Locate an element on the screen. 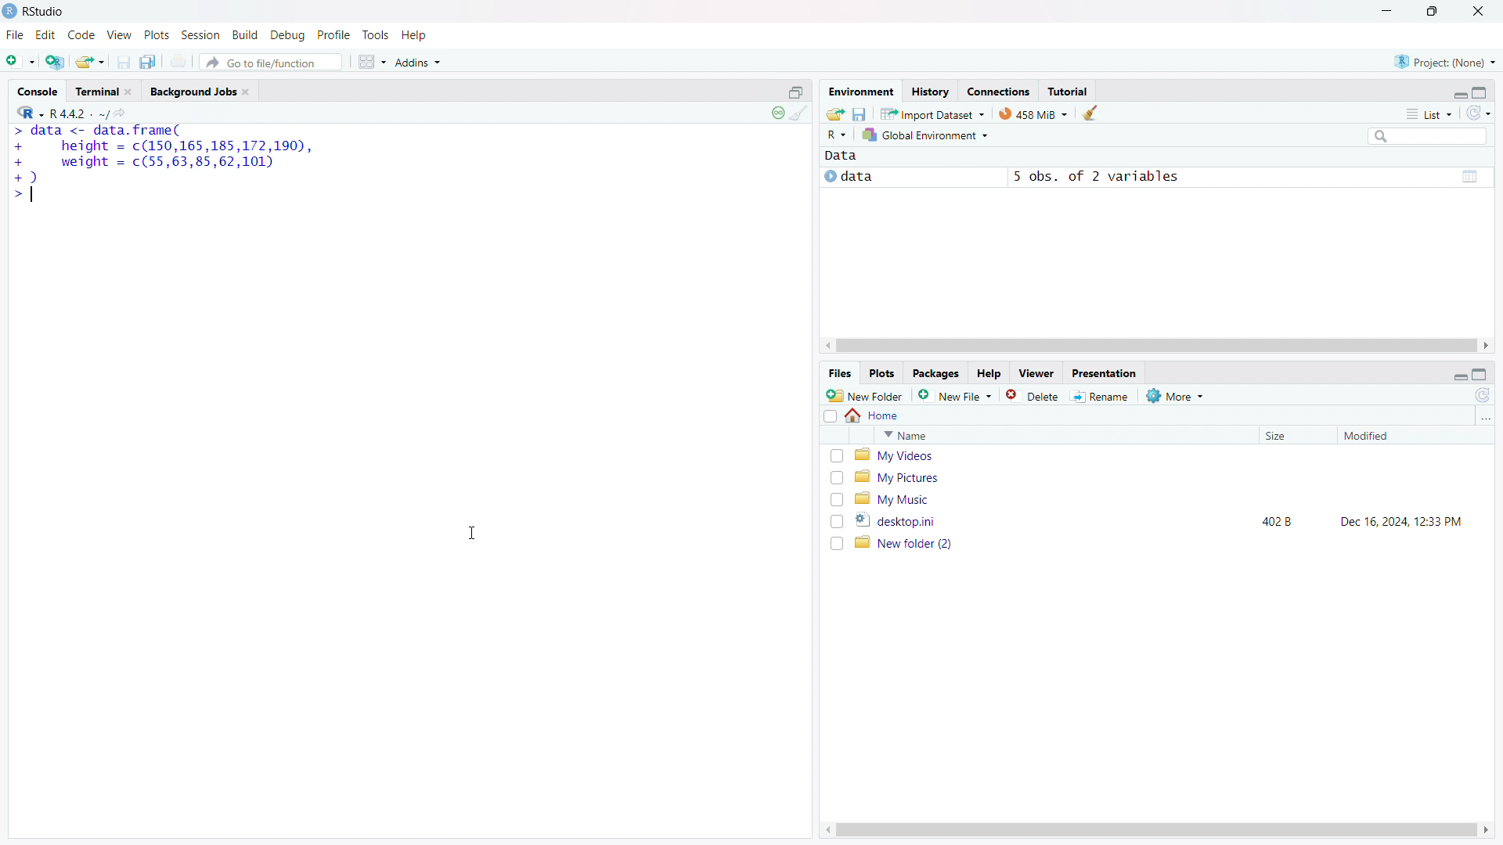 This screenshot has height=845, width=1503. scroll right is located at coordinates (1487, 830).